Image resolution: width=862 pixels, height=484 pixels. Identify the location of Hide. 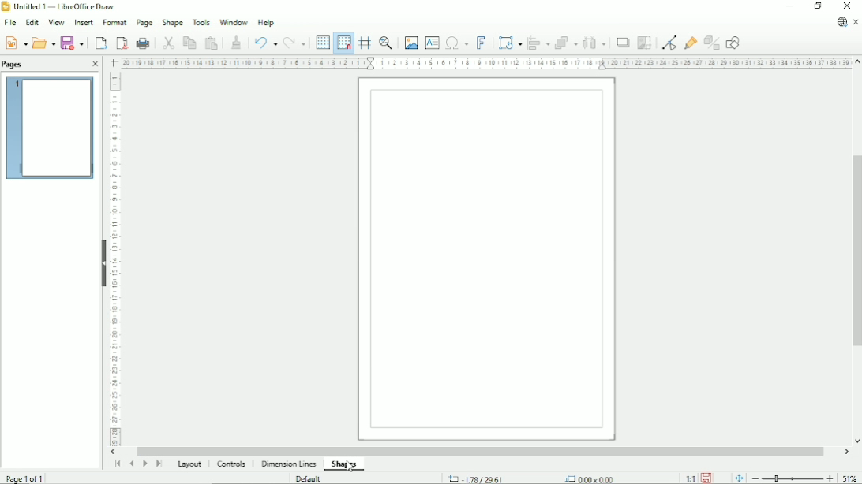
(103, 262).